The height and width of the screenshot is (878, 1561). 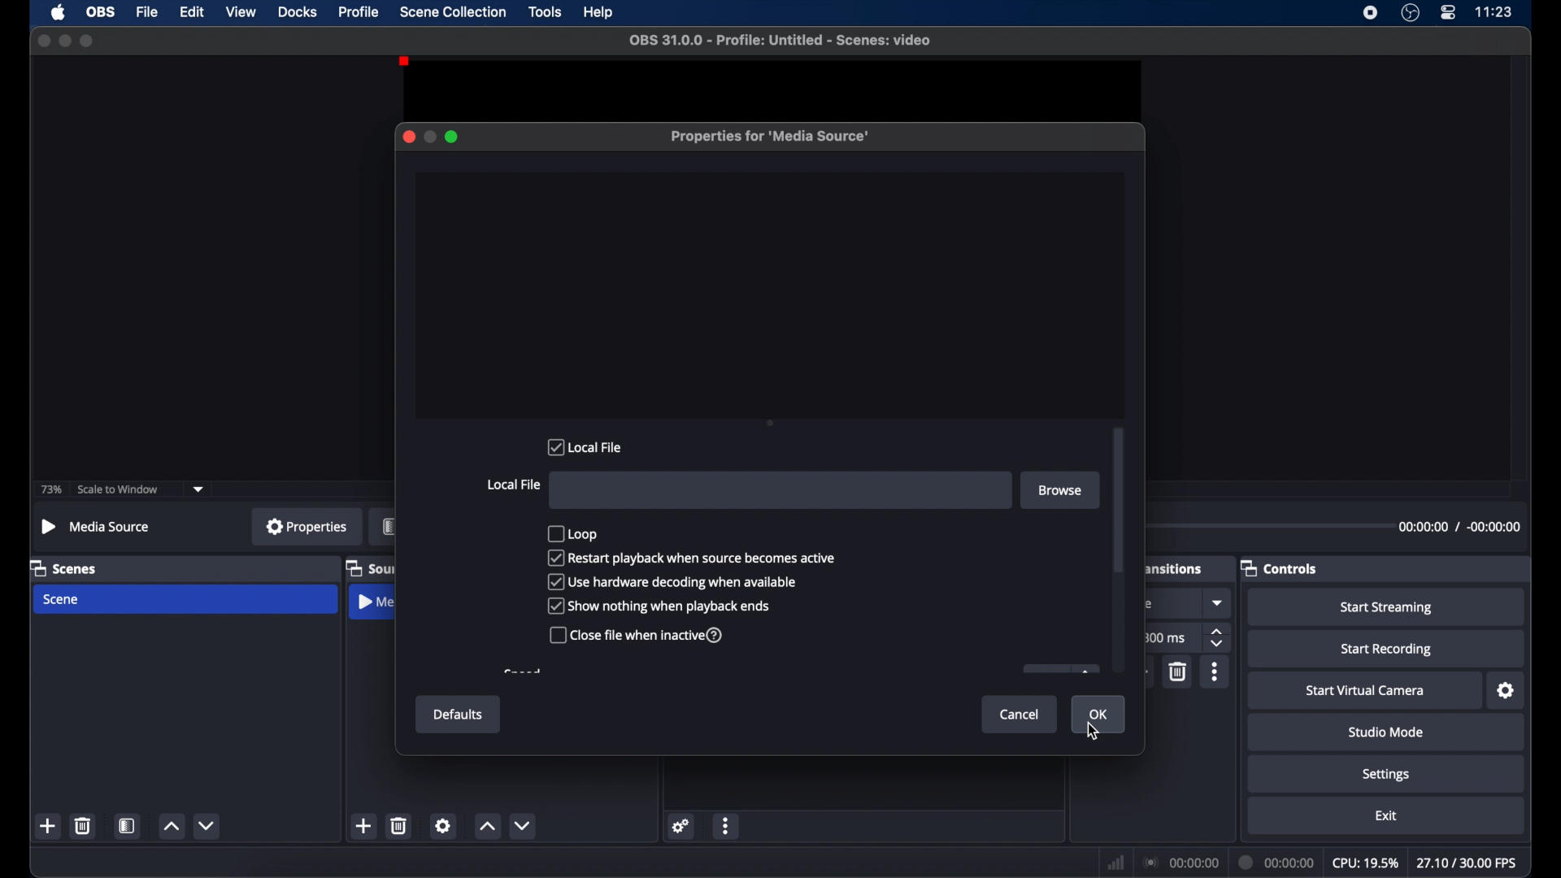 What do you see at coordinates (514, 485) in the screenshot?
I see `local file` at bounding box center [514, 485].